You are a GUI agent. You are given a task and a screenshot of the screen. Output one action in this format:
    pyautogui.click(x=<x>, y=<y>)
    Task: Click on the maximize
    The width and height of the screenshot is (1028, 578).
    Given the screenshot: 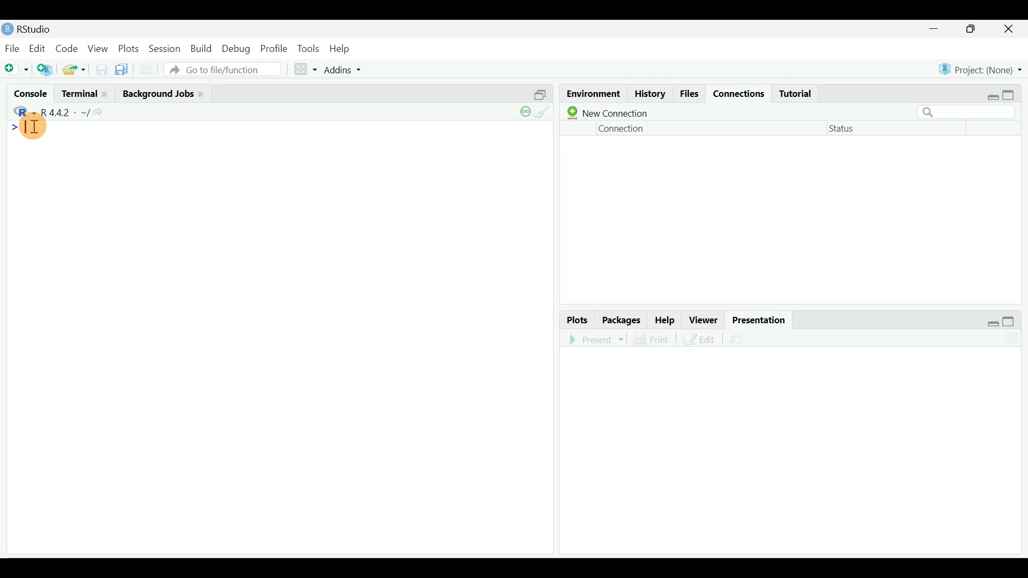 What is the action you would take?
    pyautogui.click(x=1012, y=93)
    